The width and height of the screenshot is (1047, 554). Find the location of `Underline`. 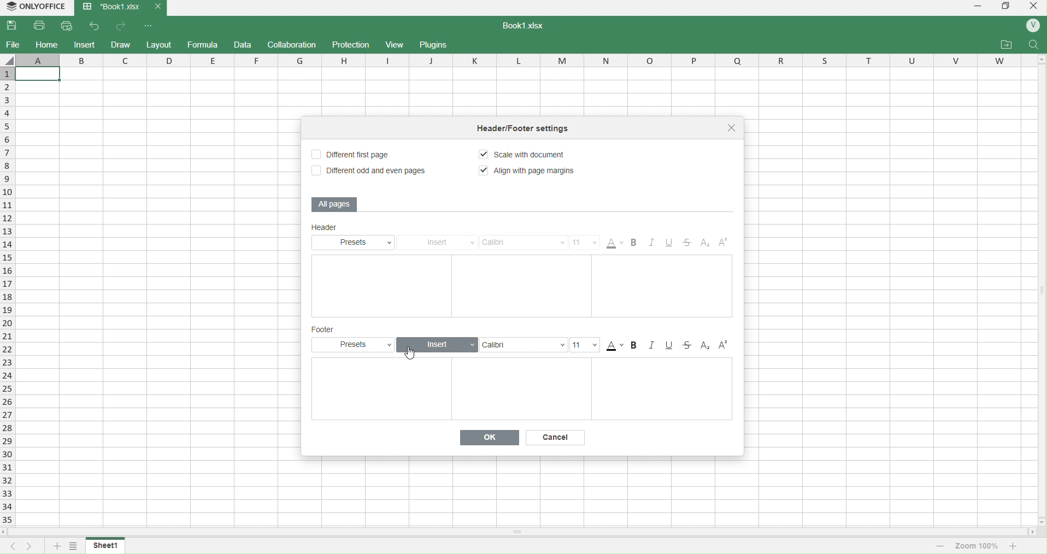

Underline is located at coordinates (670, 345).